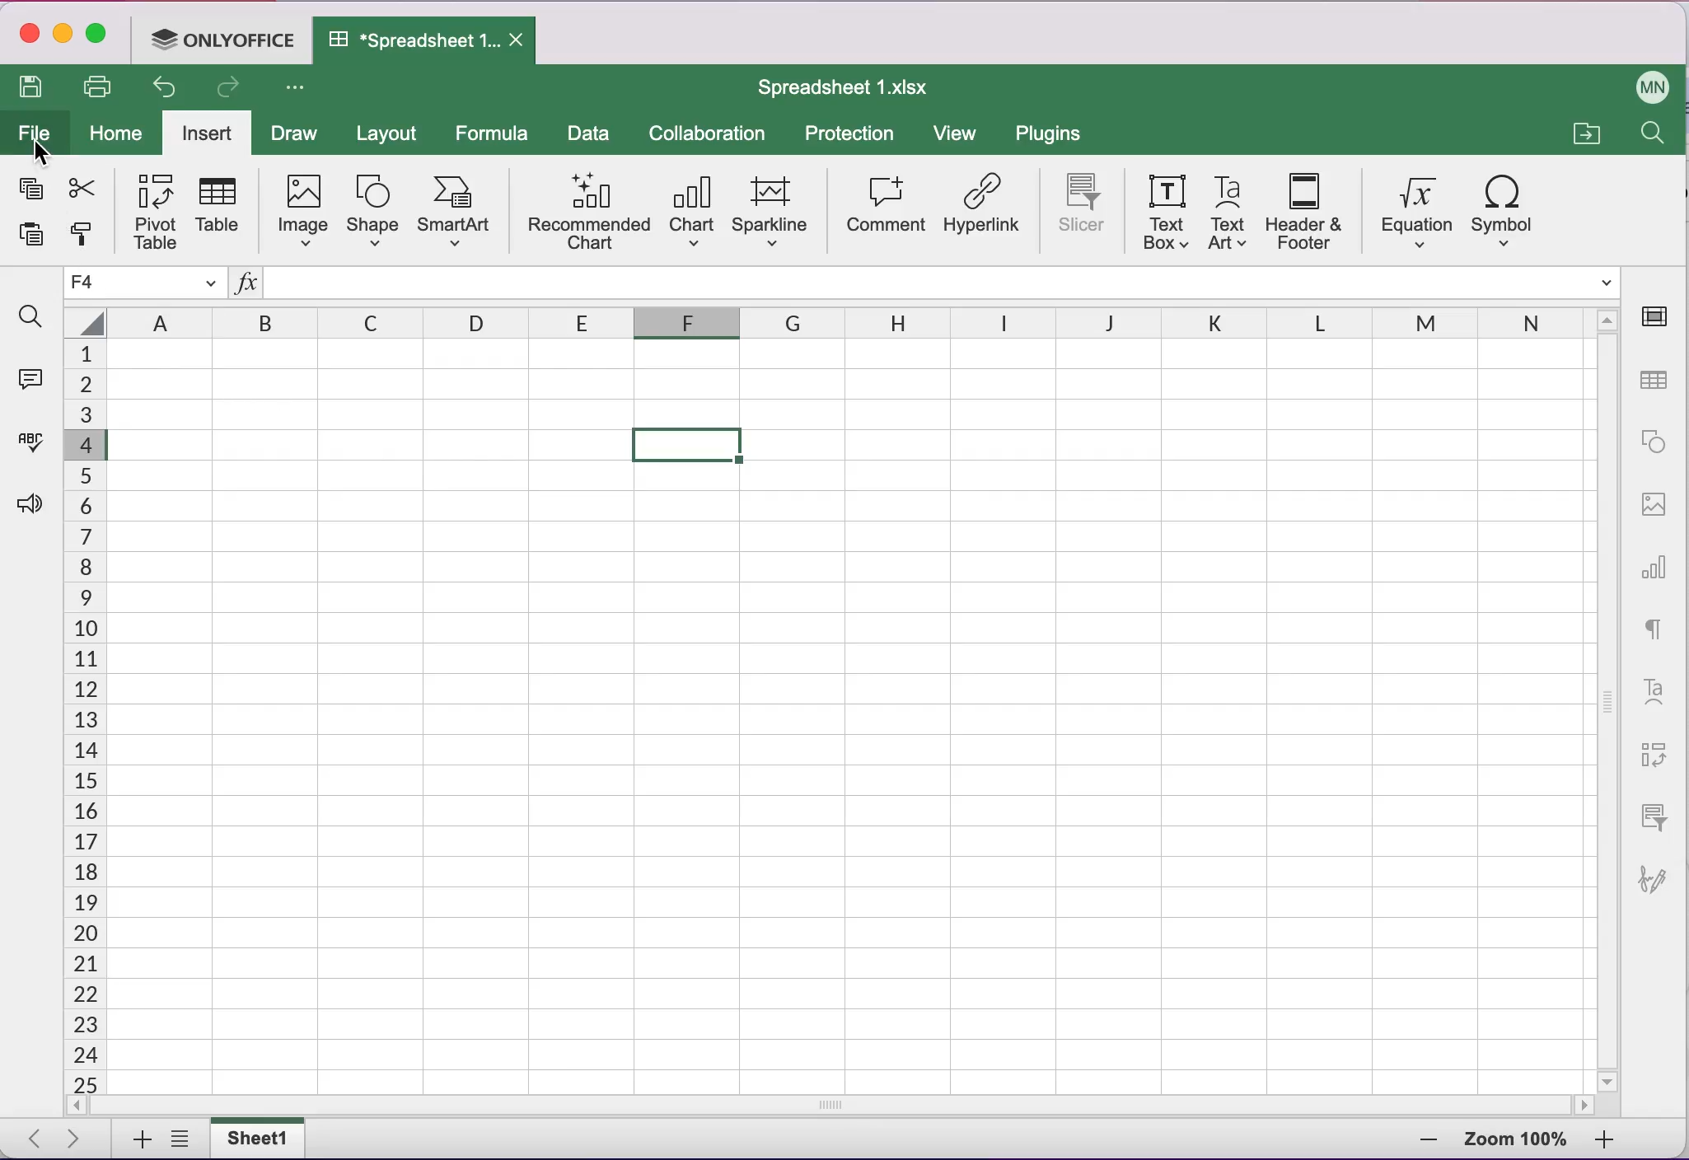  I want to click on vertical slider, so click(1610, 698).